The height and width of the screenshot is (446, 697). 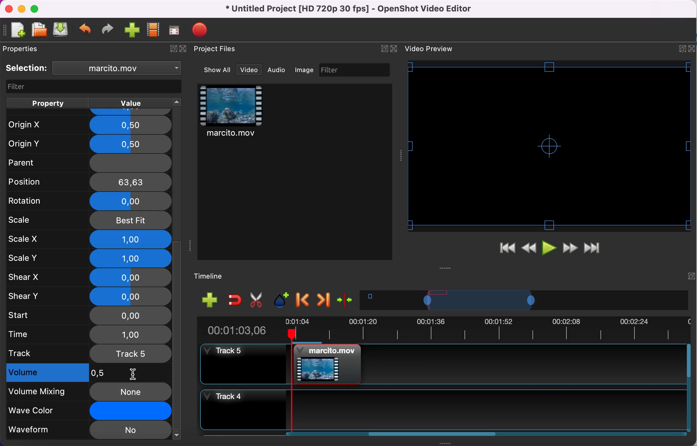 What do you see at coordinates (86, 30) in the screenshot?
I see `undo` at bounding box center [86, 30].